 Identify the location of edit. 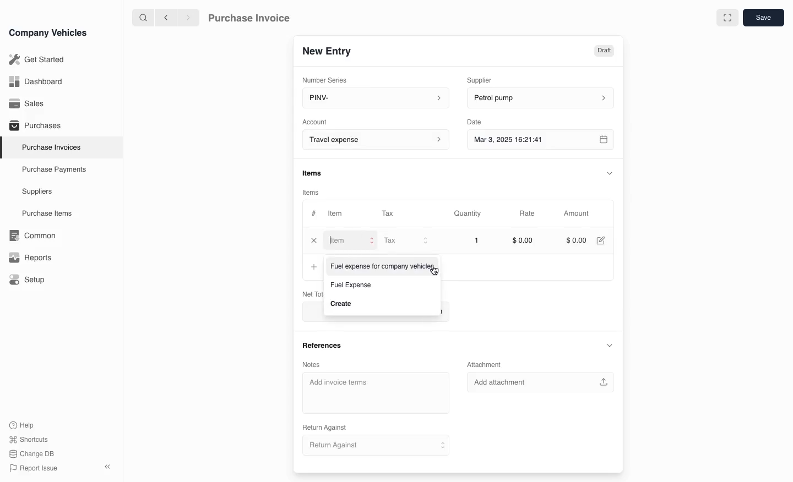
(602, 241).